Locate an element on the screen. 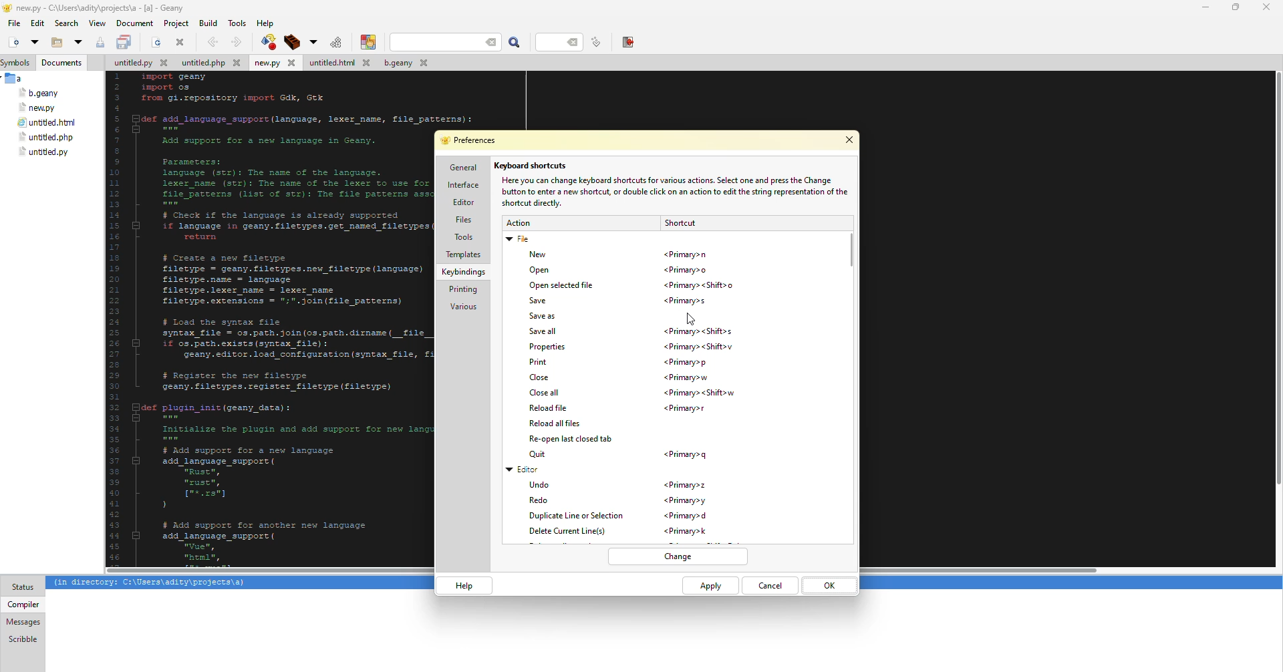 This screenshot has height=672, width=1283. build is located at coordinates (208, 22).